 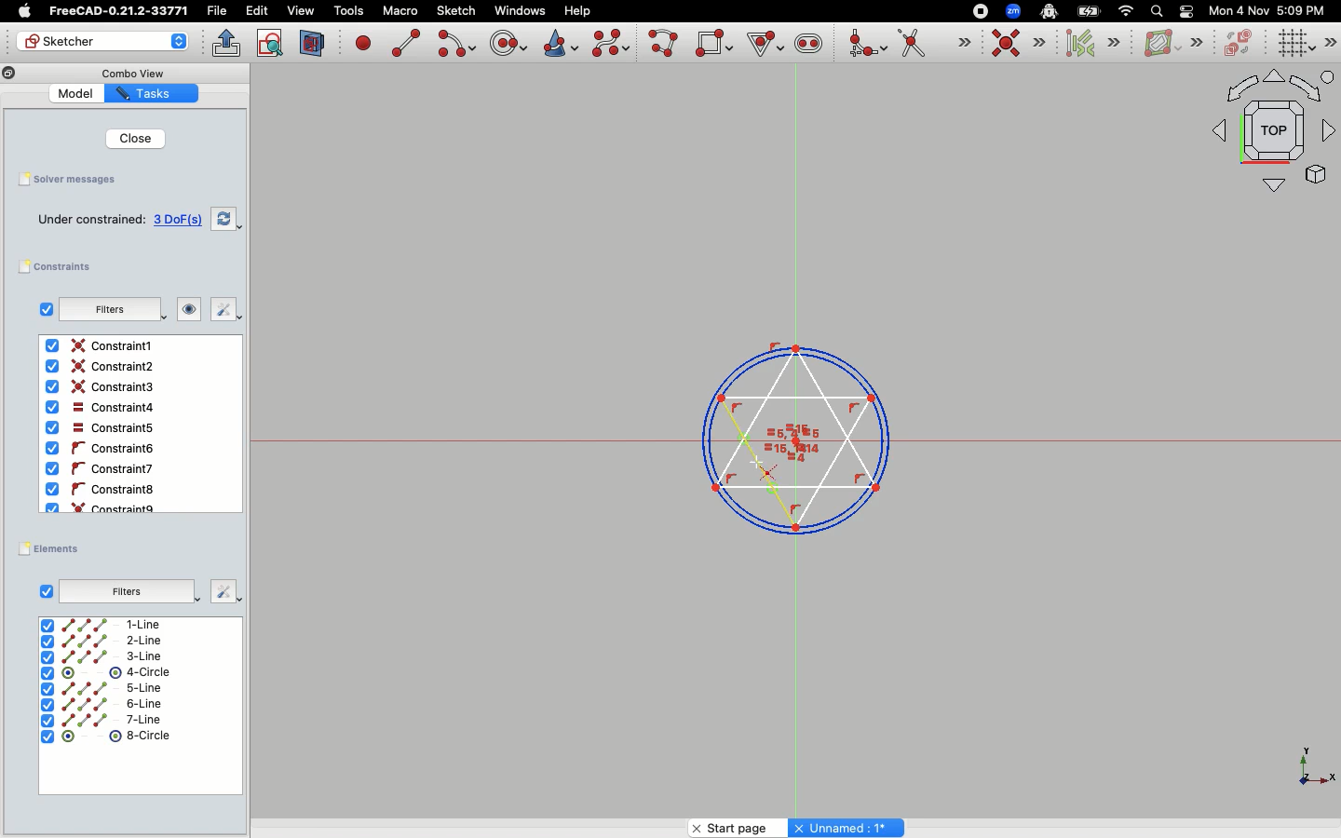 What do you see at coordinates (42, 309) in the screenshot?
I see `Checkbox` at bounding box center [42, 309].